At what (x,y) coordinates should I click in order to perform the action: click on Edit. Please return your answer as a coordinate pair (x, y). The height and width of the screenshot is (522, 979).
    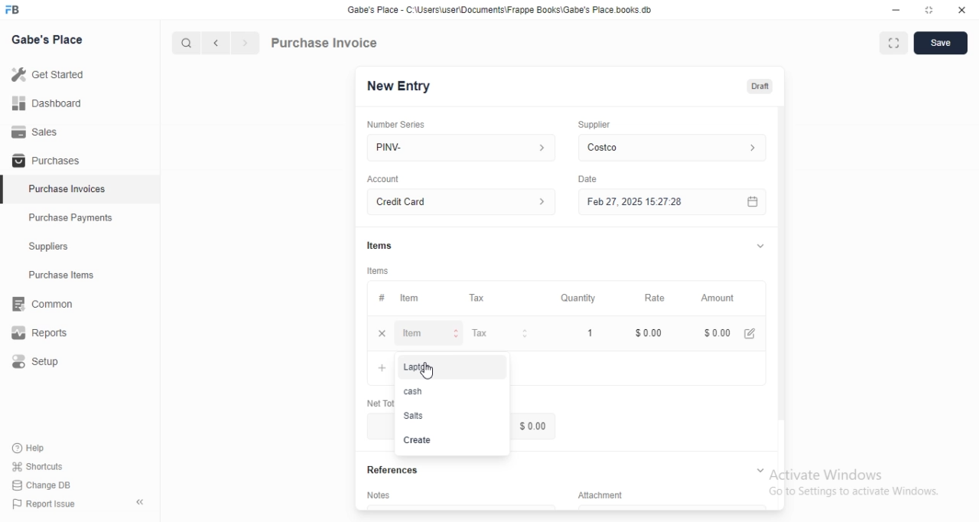
    Looking at the image, I should click on (750, 334).